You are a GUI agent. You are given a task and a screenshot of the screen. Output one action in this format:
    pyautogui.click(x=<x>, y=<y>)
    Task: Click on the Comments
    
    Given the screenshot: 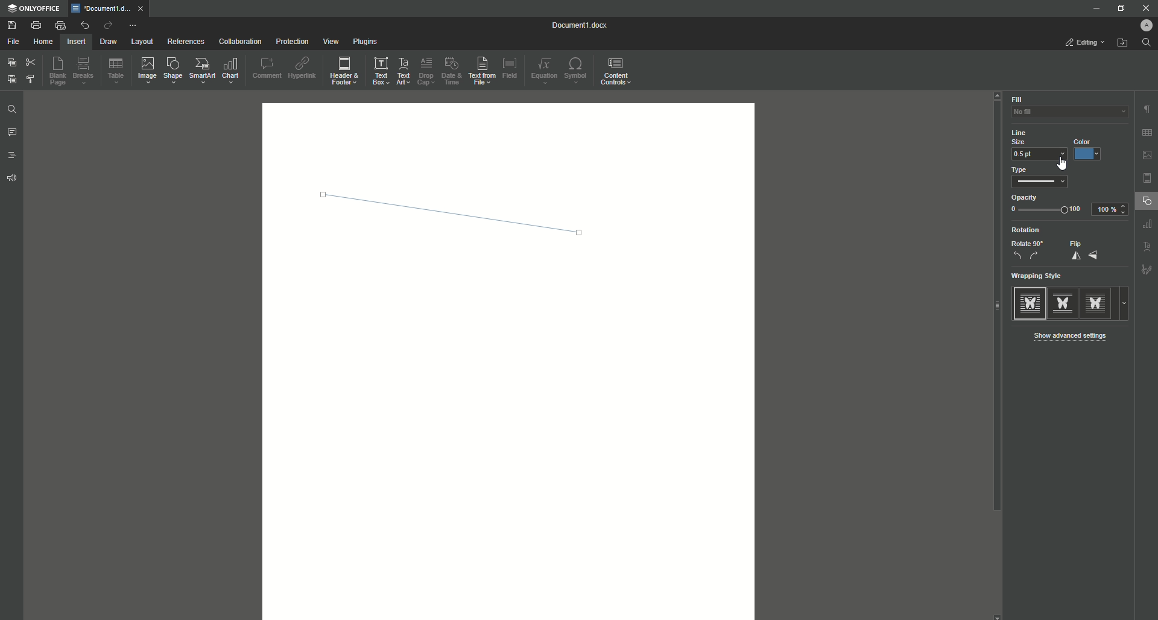 What is the action you would take?
    pyautogui.click(x=12, y=134)
    